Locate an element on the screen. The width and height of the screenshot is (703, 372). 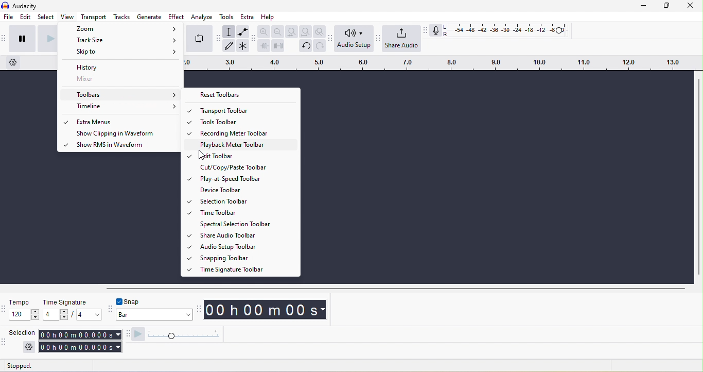
Recording metre toolbar is located at coordinates (247, 132).